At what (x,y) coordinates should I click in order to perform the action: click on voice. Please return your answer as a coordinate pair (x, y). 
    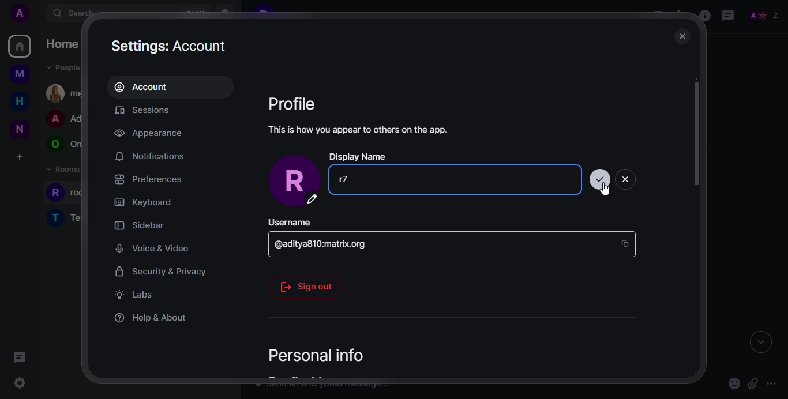
    Looking at the image, I should click on (152, 247).